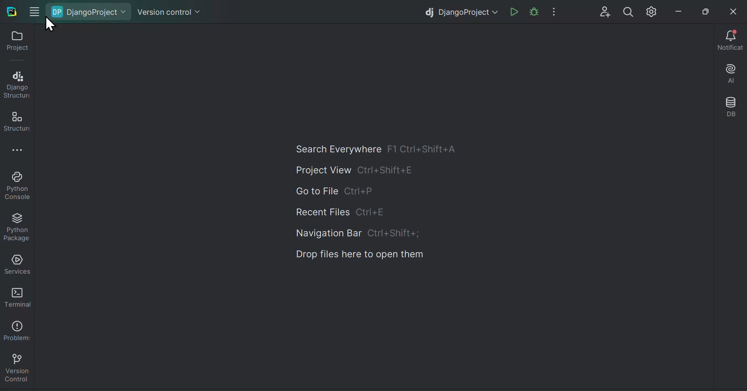 The image size is (747, 391). Describe the element at coordinates (52, 25) in the screenshot. I see `cursor` at that location.